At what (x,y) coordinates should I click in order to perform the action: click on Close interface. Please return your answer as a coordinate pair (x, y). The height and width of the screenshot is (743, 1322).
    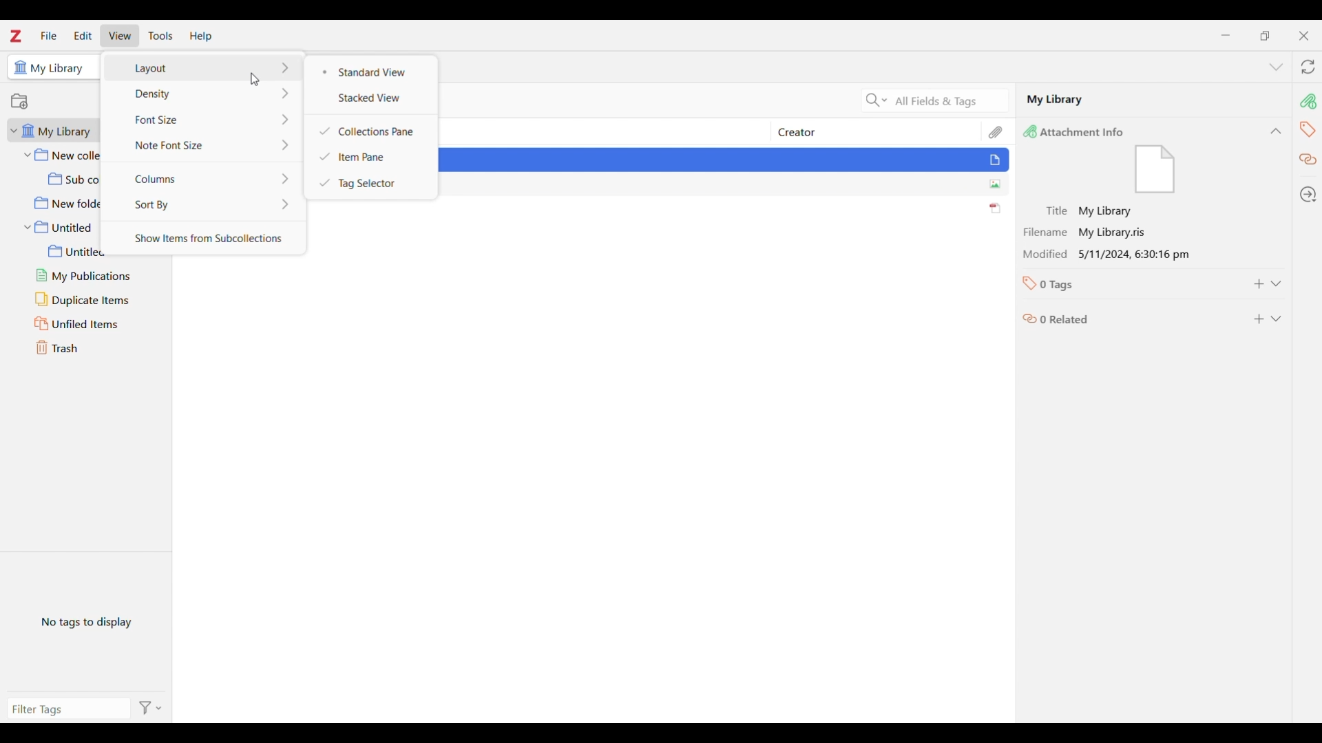
    Looking at the image, I should click on (1303, 36).